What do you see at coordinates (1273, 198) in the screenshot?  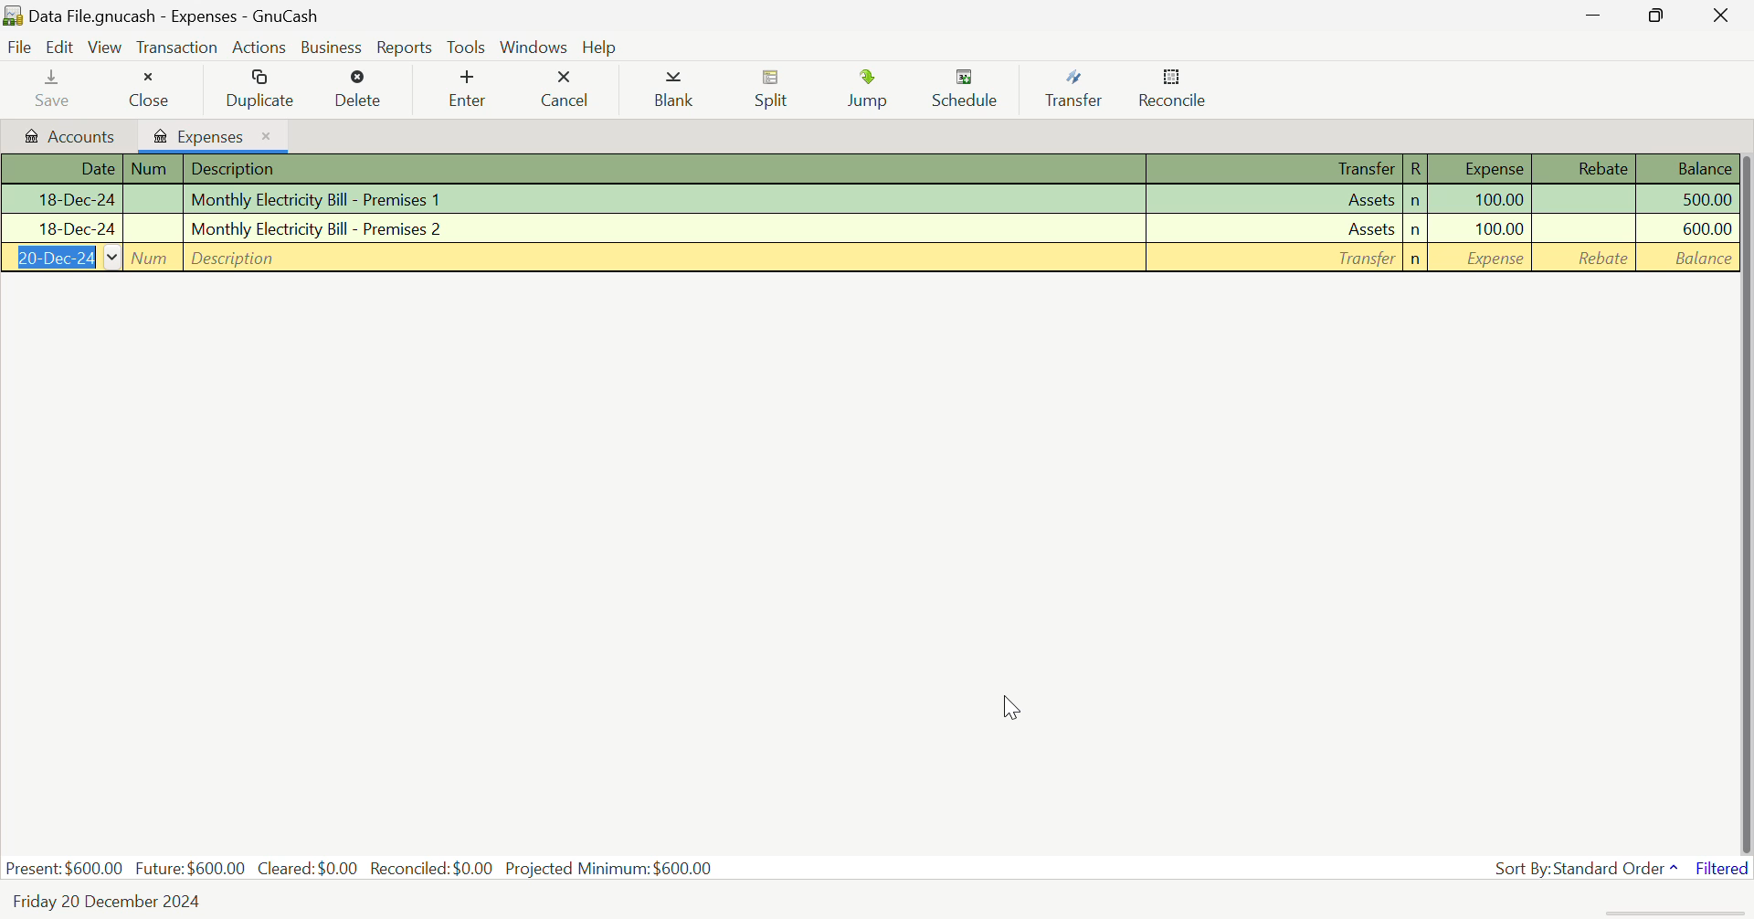 I see `Assets` at bounding box center [1273, 198].